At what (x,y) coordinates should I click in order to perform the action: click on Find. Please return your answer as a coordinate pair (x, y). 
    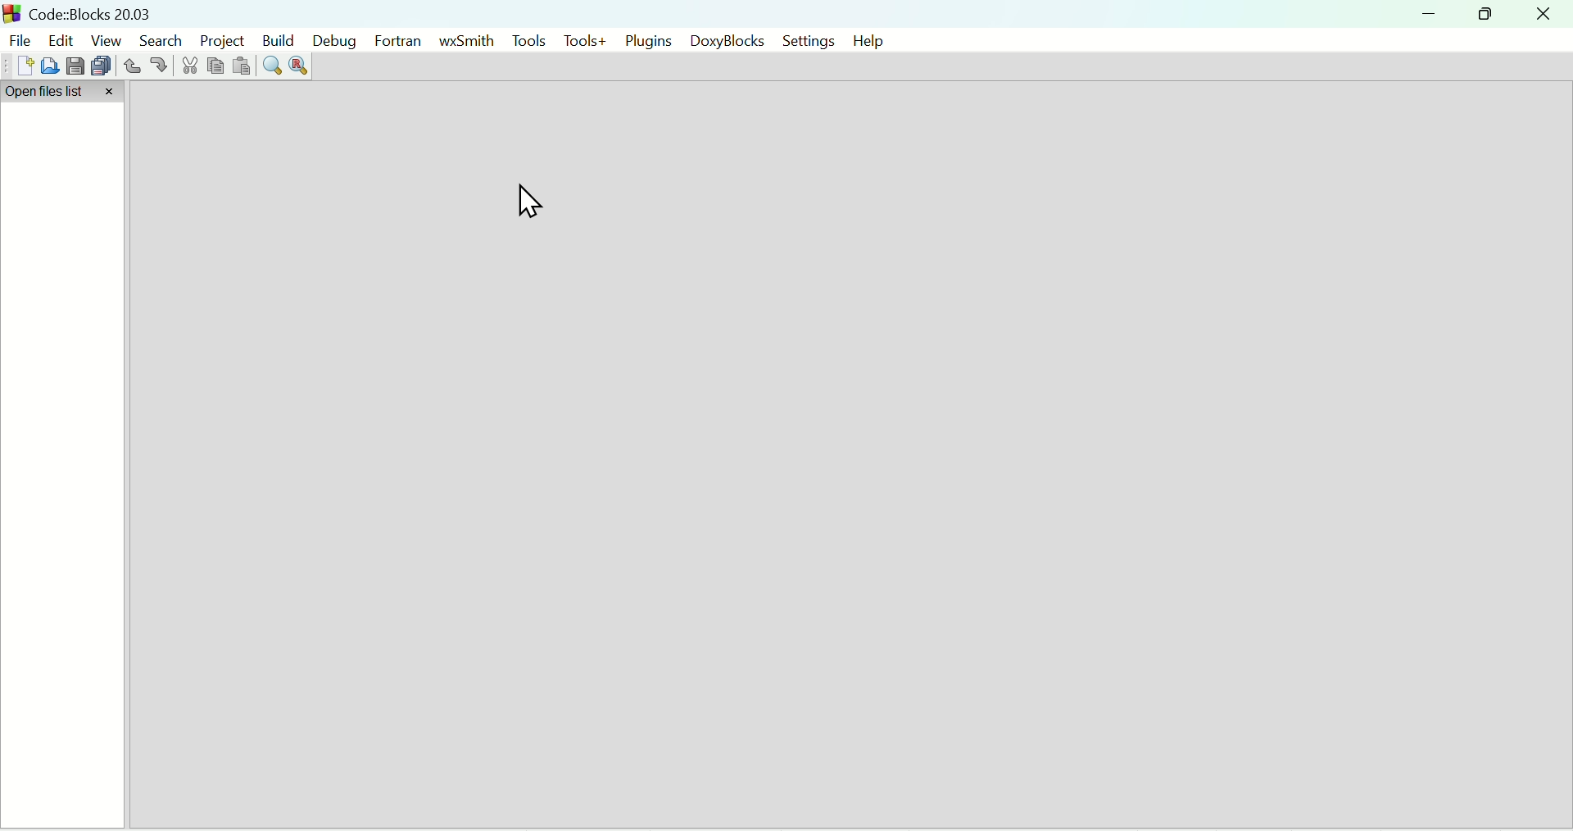
    Looking at the image, I should click on (271, 66).